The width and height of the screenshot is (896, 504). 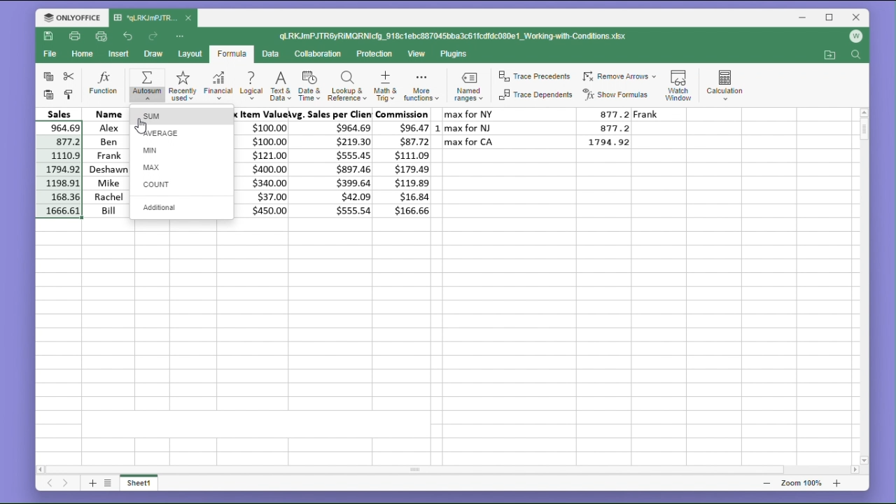 I want to click on lookup and reference, so click(x=346, y=87).